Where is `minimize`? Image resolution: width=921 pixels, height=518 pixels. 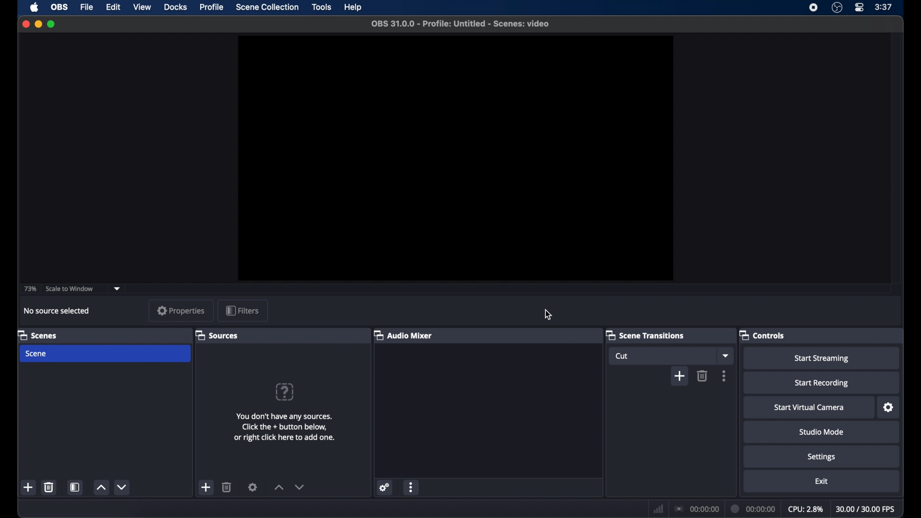 minimize is located at coordinates (38, 24).